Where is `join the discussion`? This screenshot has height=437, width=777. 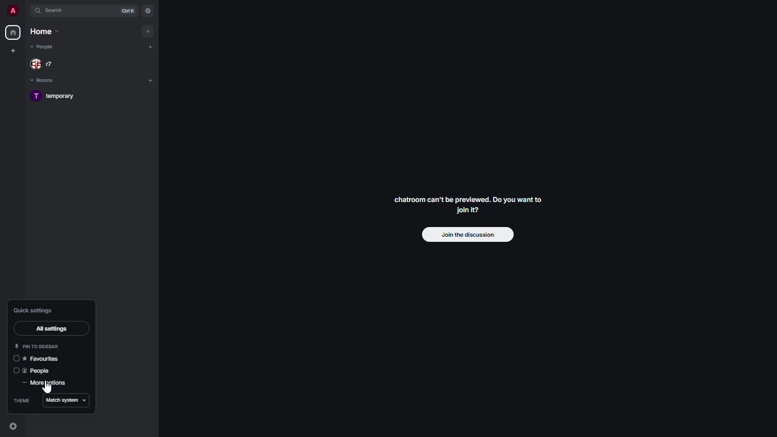 join the discussion is located at coordinates (466, 234).